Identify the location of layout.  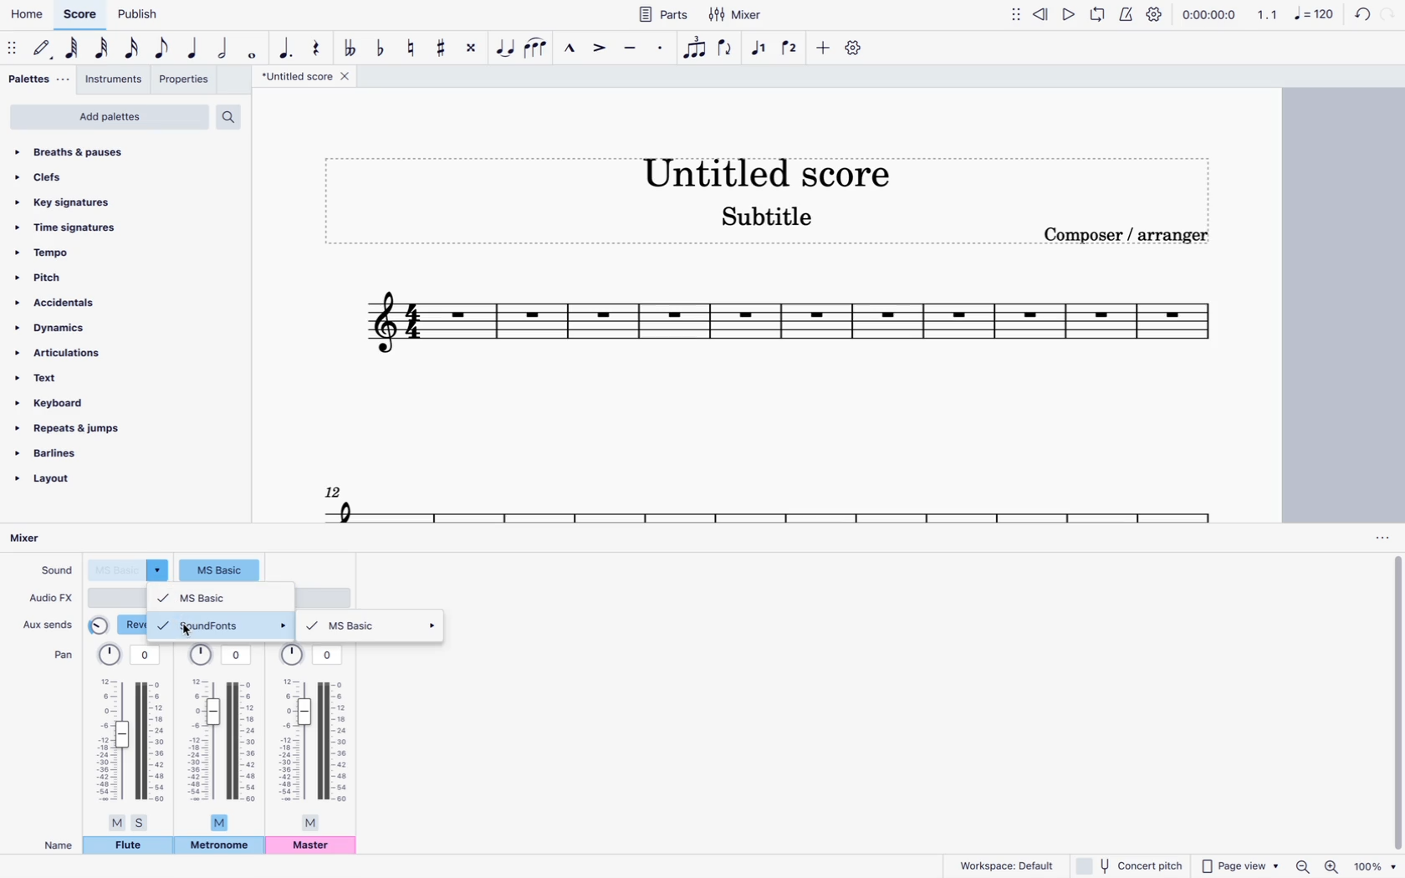
(64, 484).